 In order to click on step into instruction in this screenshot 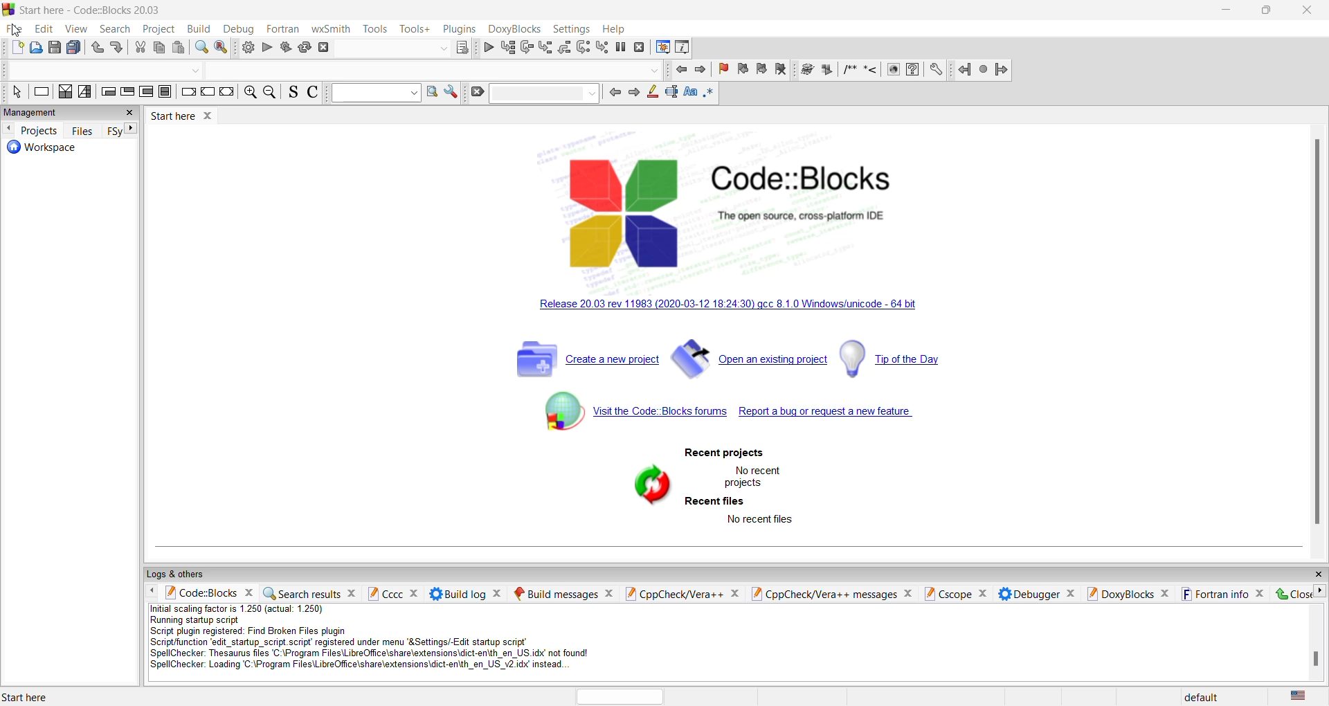, I will do `click(604, 47)`.